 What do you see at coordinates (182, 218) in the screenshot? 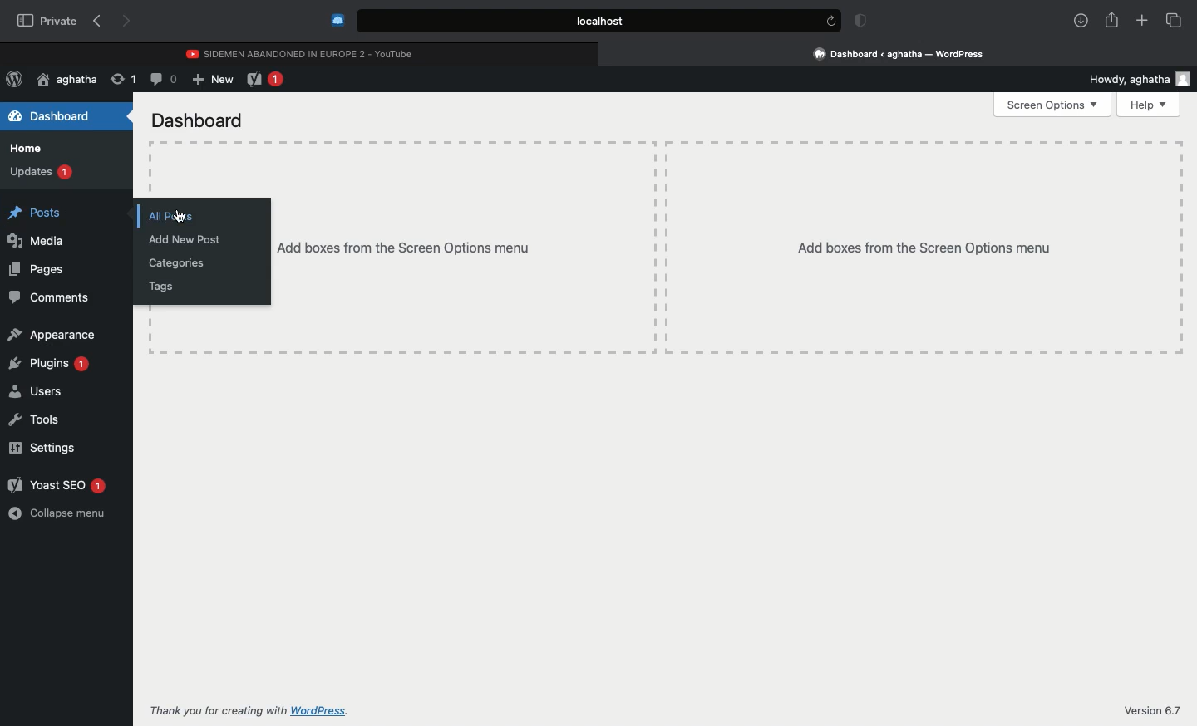
I see `cursor` at bounding box center [182, 218].